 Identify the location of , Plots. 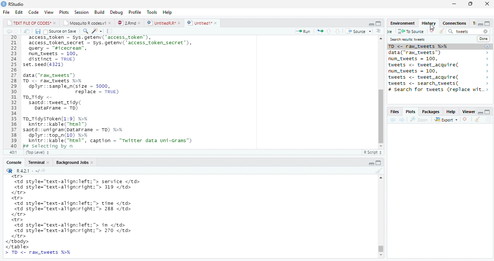
(410, 112).